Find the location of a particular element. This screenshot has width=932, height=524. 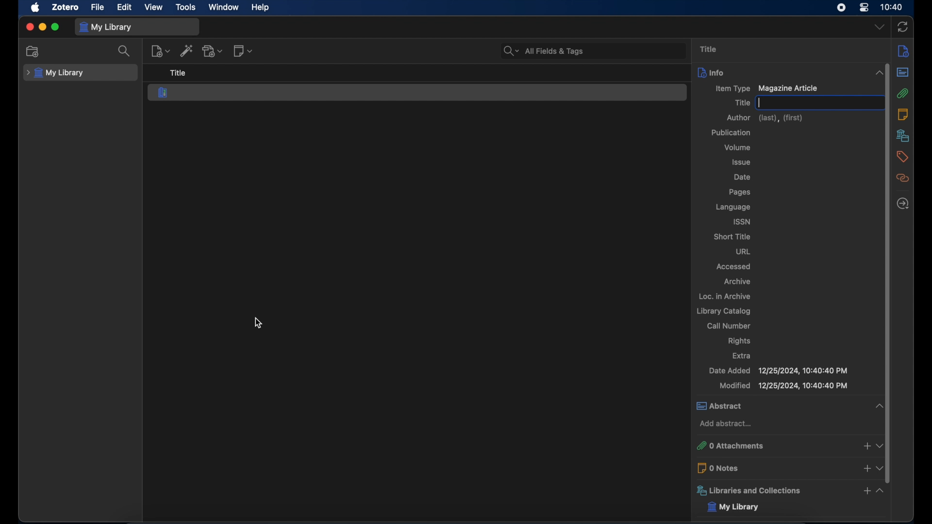

tags is located at coordinates (903, 158).